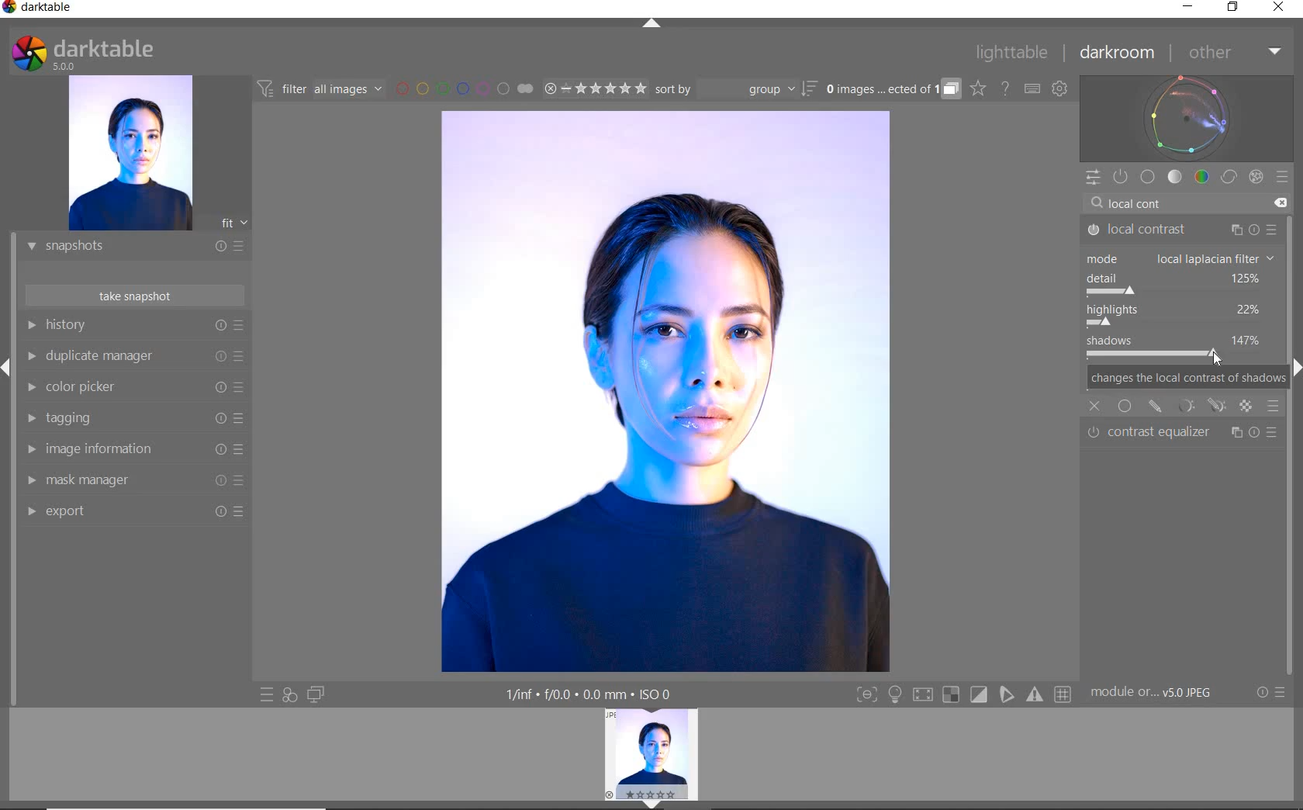 The image size is (1303, 810). What do you see at coordinates (893, 90) in the screenshot?
I see `EXPAND GROUPED IMAGES` at bounding box center [893, 90].